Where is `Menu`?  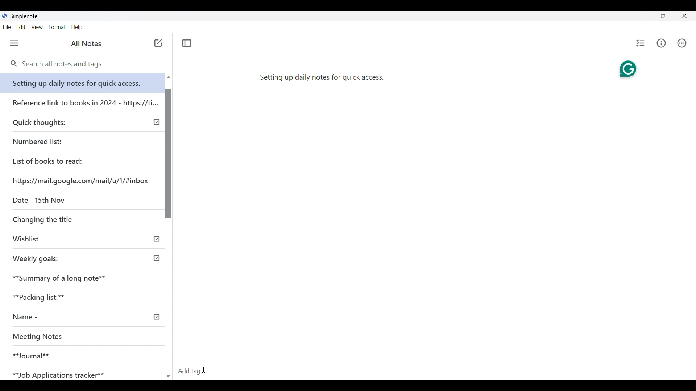 Menu is located at coordinates (14, 43).